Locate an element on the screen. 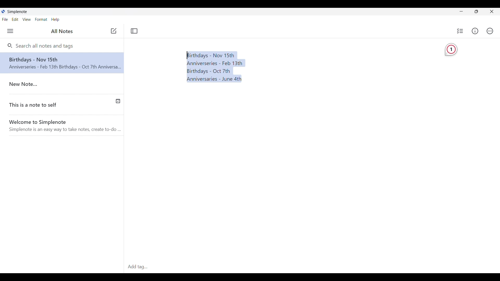 The image size is (500, 281). Grammarly extension detecting 1 required change  is located at coordinates (451, 50).